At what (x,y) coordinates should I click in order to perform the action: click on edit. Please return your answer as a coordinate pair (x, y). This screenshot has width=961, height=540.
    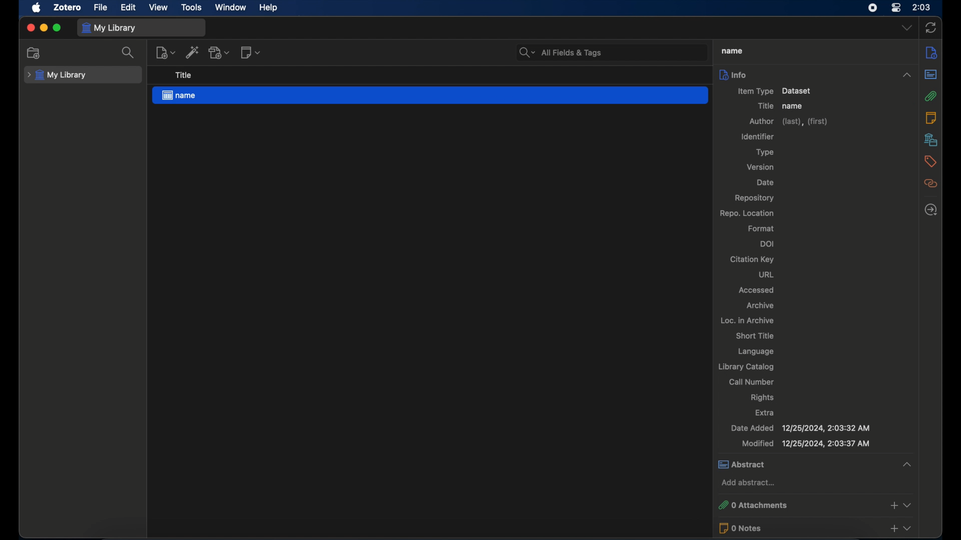
    Looking at the image, I should click on (128, 8).